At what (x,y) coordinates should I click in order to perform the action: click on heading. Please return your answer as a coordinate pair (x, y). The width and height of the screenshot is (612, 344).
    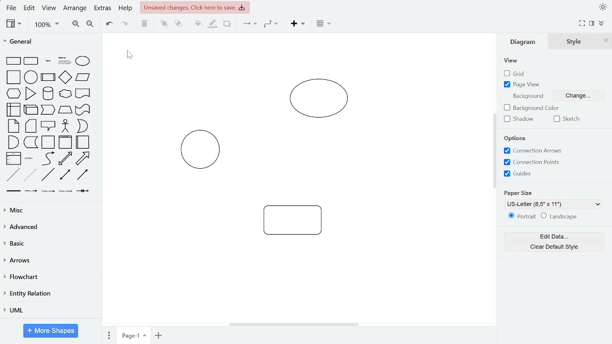
    Looking at the image, I should click on (64, 61).